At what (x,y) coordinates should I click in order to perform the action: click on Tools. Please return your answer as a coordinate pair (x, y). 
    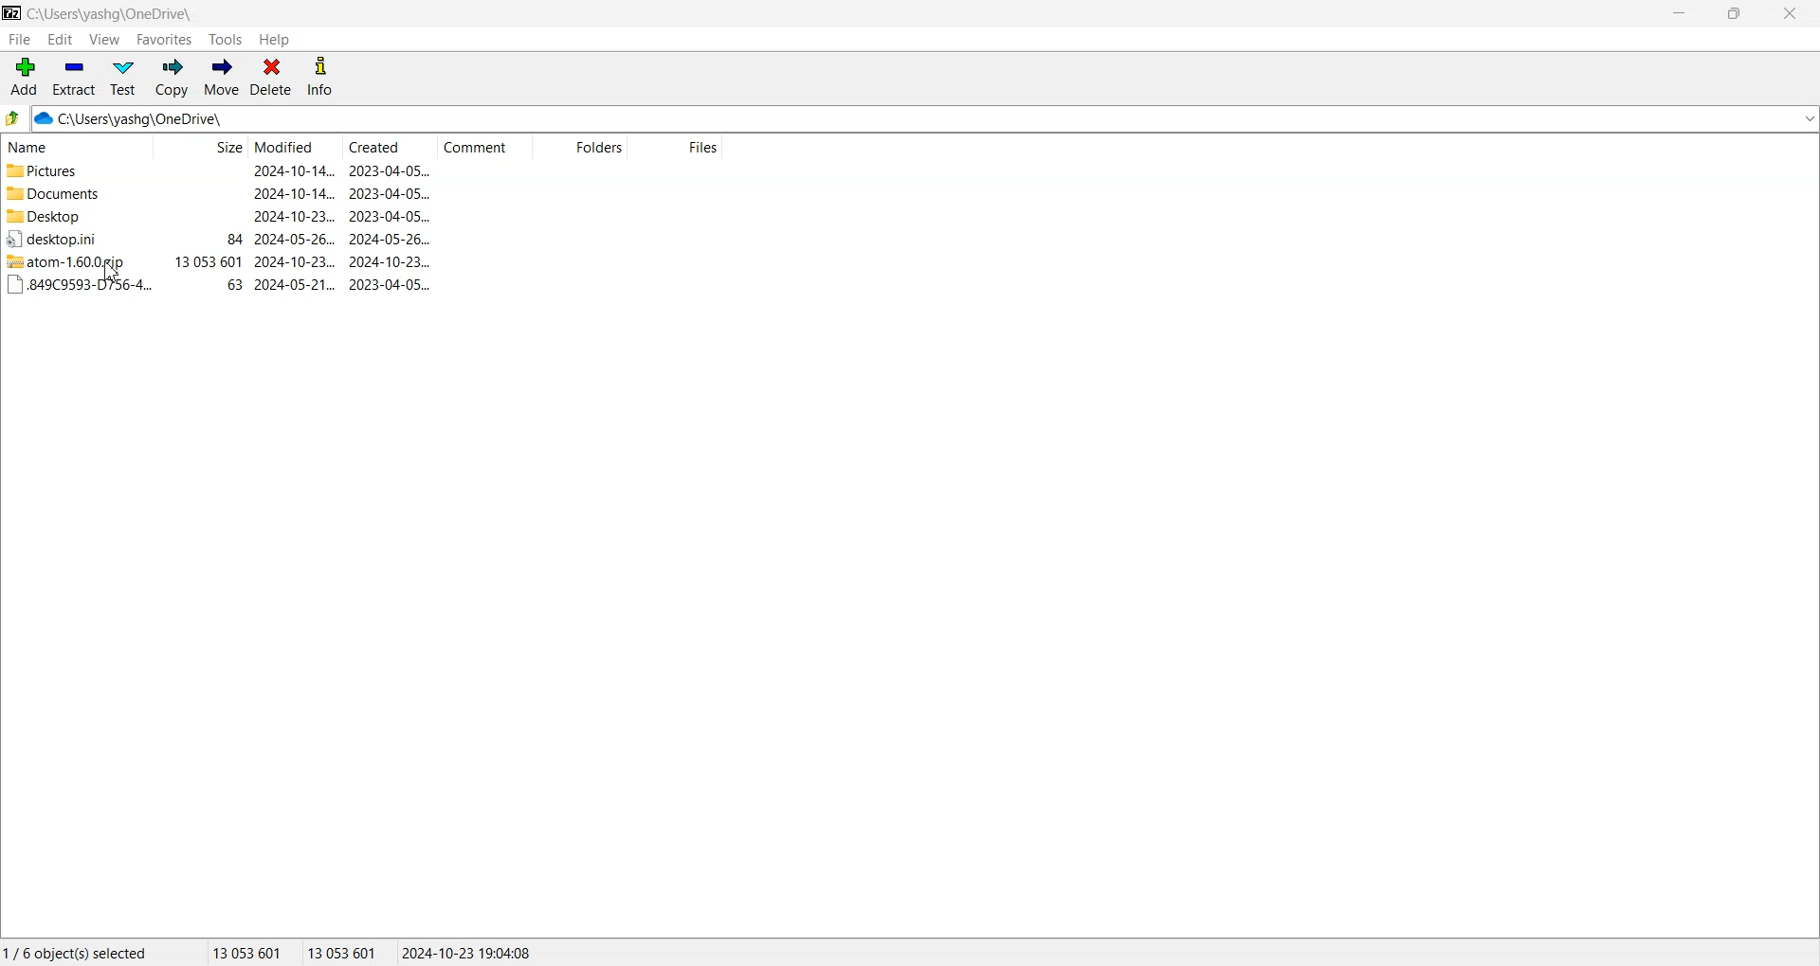
    Looking at the image, I should click on (227, 40).